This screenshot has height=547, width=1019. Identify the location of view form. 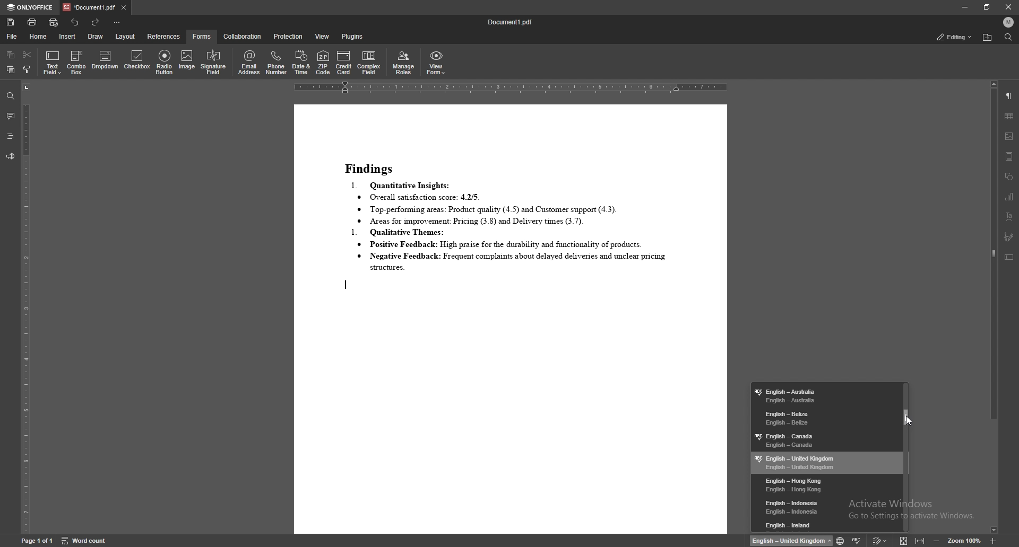
(436, 63).